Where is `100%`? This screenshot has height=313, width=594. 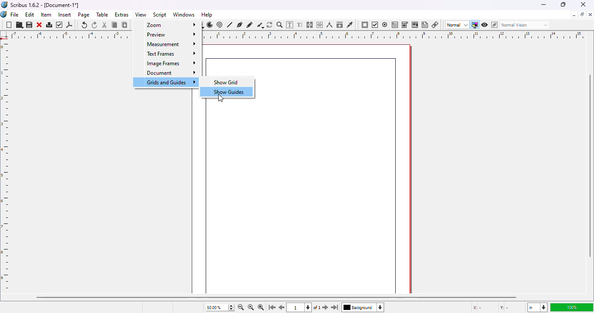 100% is located at coordinates (570, 307).